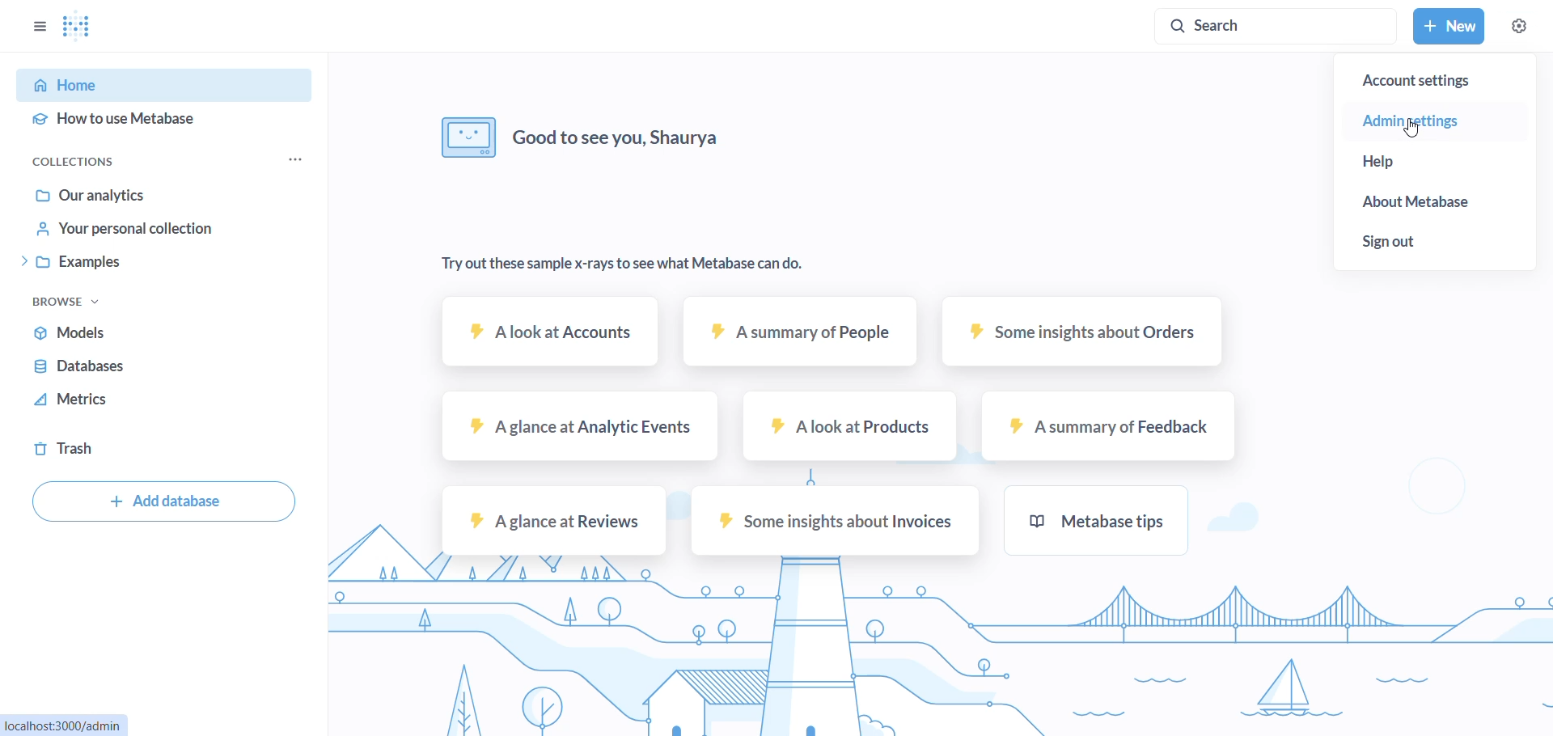 The image size is (1553, 736). Describe the element at coordinates (140, 262) in the screenshot. I see `examples` at that location.